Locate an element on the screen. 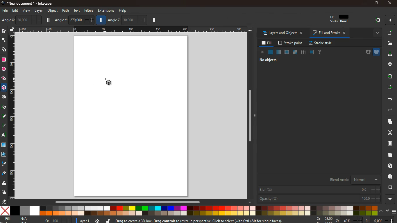  layer is located at coordinates (83, 220).